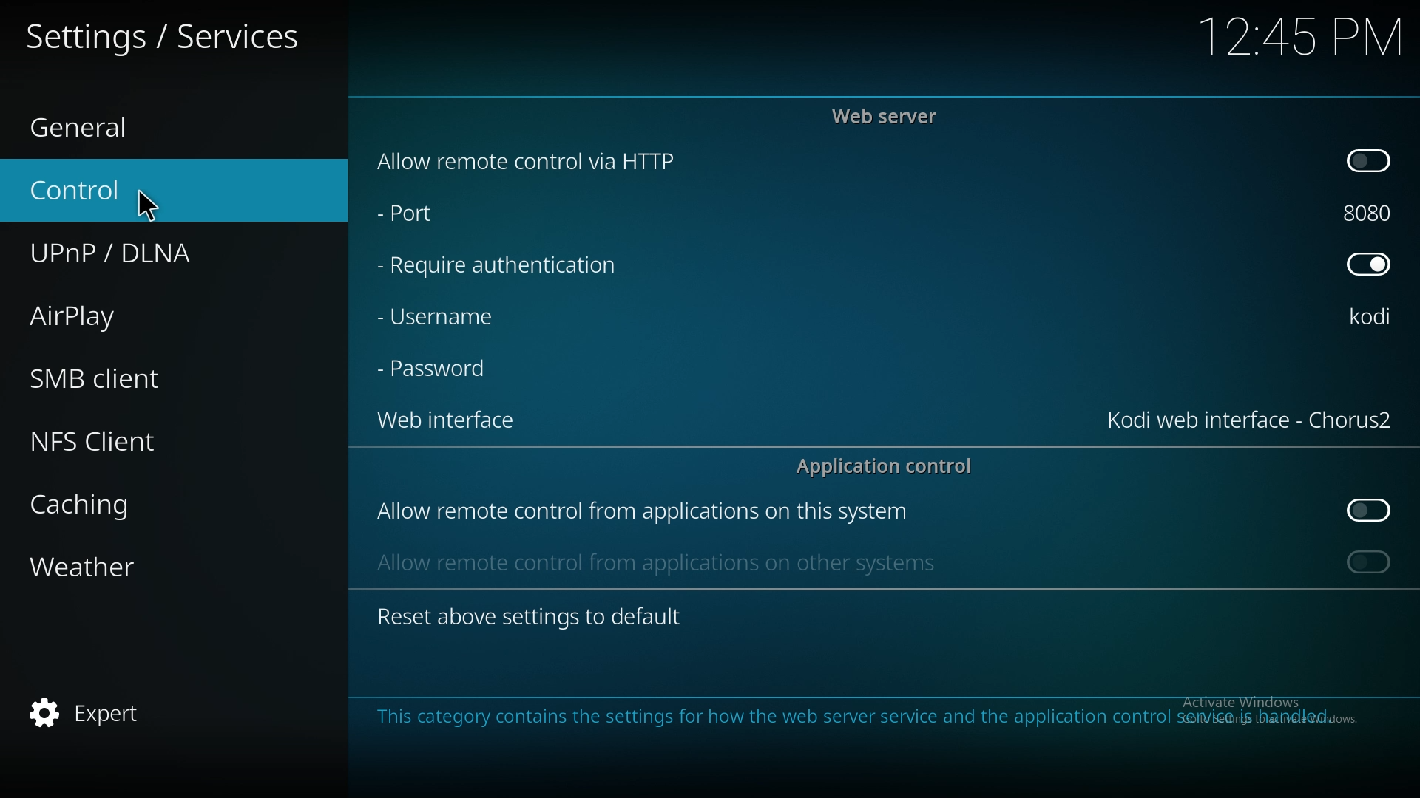  What do you see at coordinates (1250, 417) in the screenshot?
I see `web interface` at bounding box center [1250, 417].